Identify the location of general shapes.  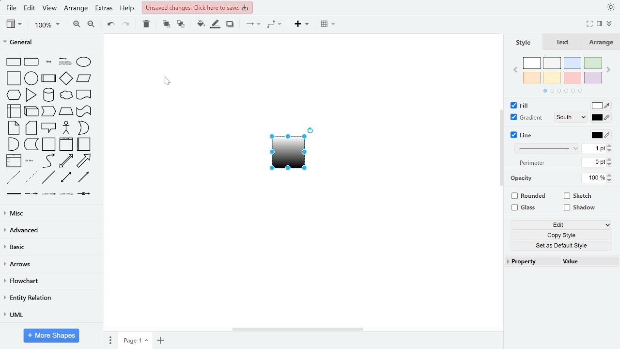
(31, 143).